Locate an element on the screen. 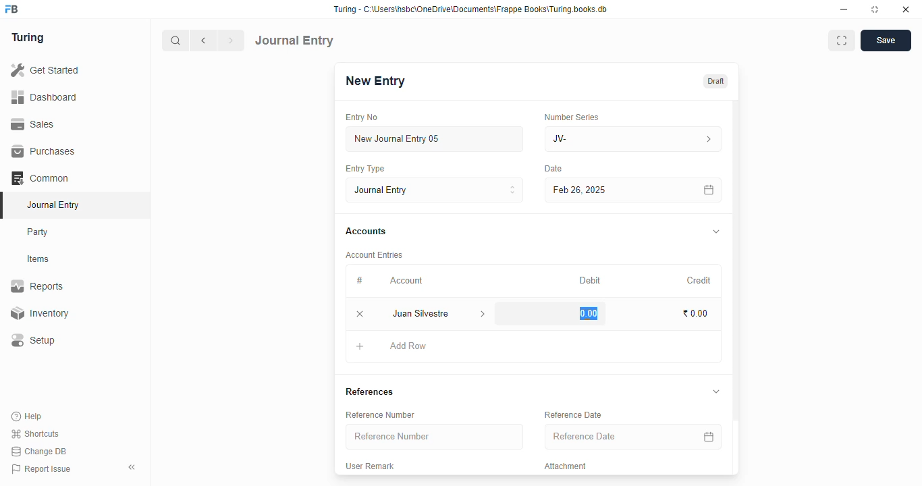 Image resolution: width=922 pixels, height=486 pixels. debit is located at coordinates (591, 280).